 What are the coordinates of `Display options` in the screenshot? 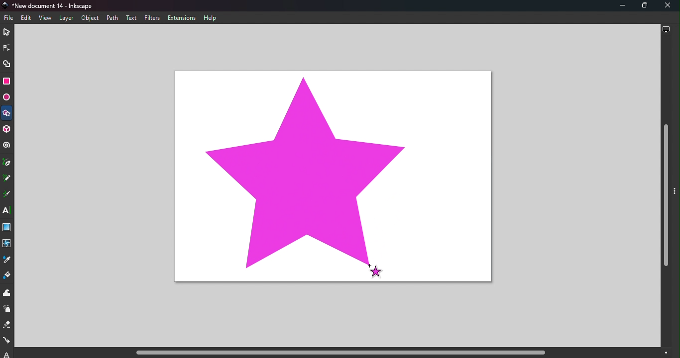 It's located at (666, 31).